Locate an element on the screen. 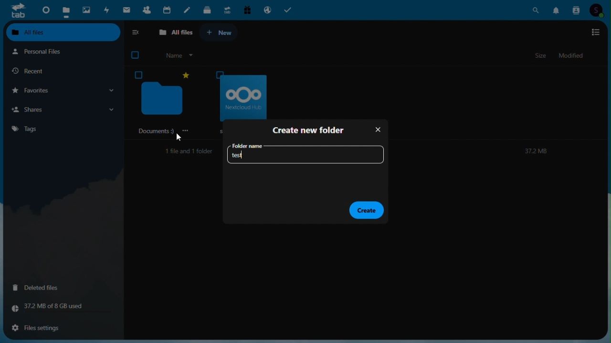 This screenshot has width=611, height=343. + New is located at coordinates (223, 34).